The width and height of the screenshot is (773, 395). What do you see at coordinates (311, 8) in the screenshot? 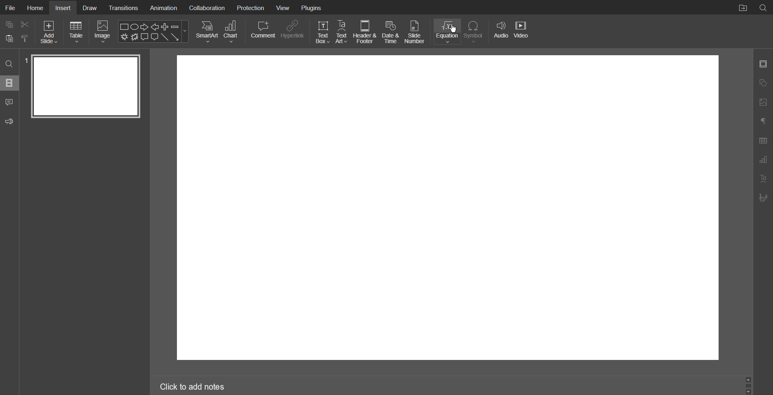
I see `Plugins` at bounding box center [311, 8].